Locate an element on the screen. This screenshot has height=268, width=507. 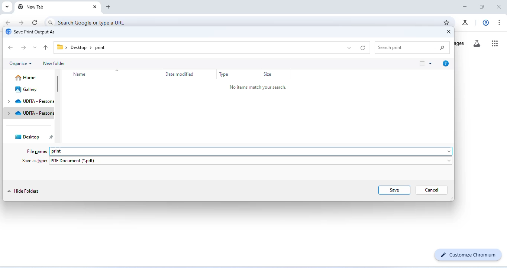
type is located at coordinates (225, 75).